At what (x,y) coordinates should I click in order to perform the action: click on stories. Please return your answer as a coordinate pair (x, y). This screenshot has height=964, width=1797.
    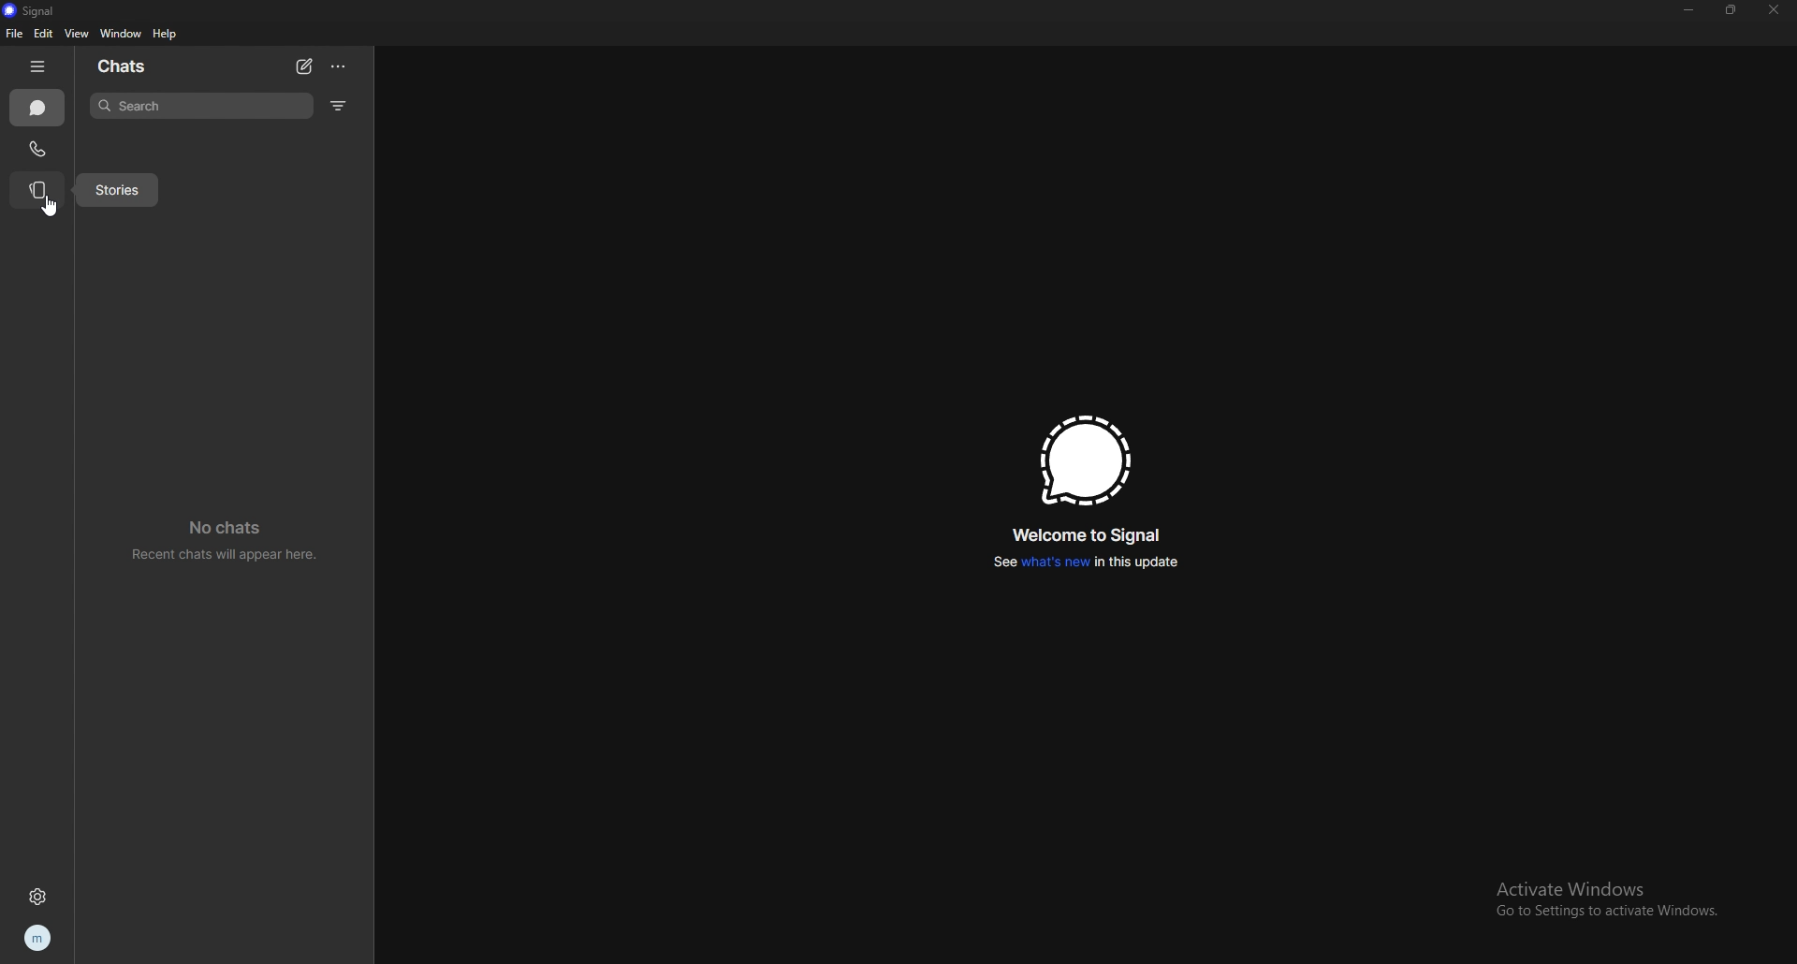
    Looking at the image, I should click on (37, 191).